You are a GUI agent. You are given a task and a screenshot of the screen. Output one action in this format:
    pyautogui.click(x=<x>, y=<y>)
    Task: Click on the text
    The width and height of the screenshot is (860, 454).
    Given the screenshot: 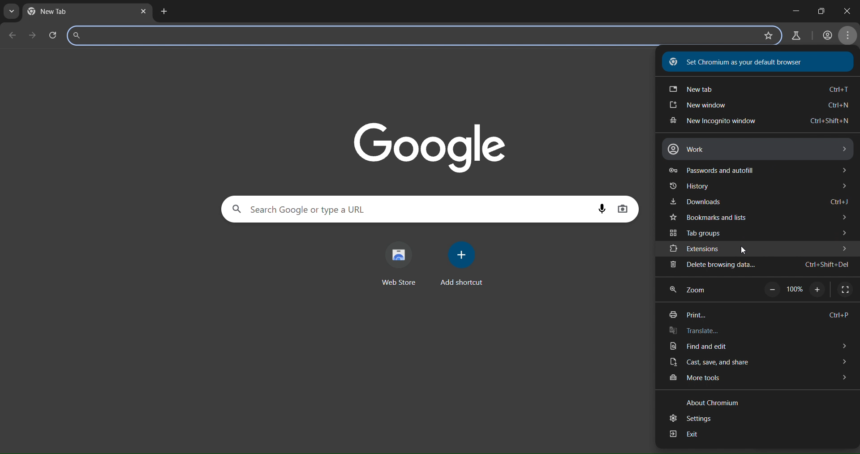 What is the action you would take?
    pyautogui.click(x=715, y=404)
    